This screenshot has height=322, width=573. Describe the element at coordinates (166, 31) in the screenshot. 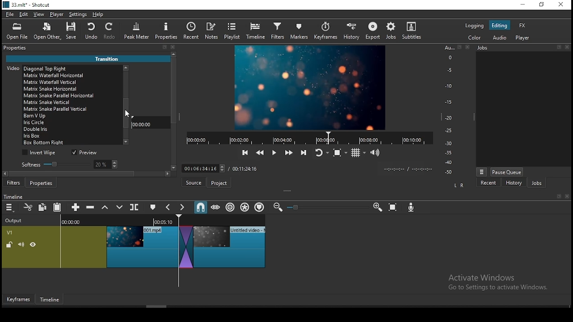

I see `properties` at that location.